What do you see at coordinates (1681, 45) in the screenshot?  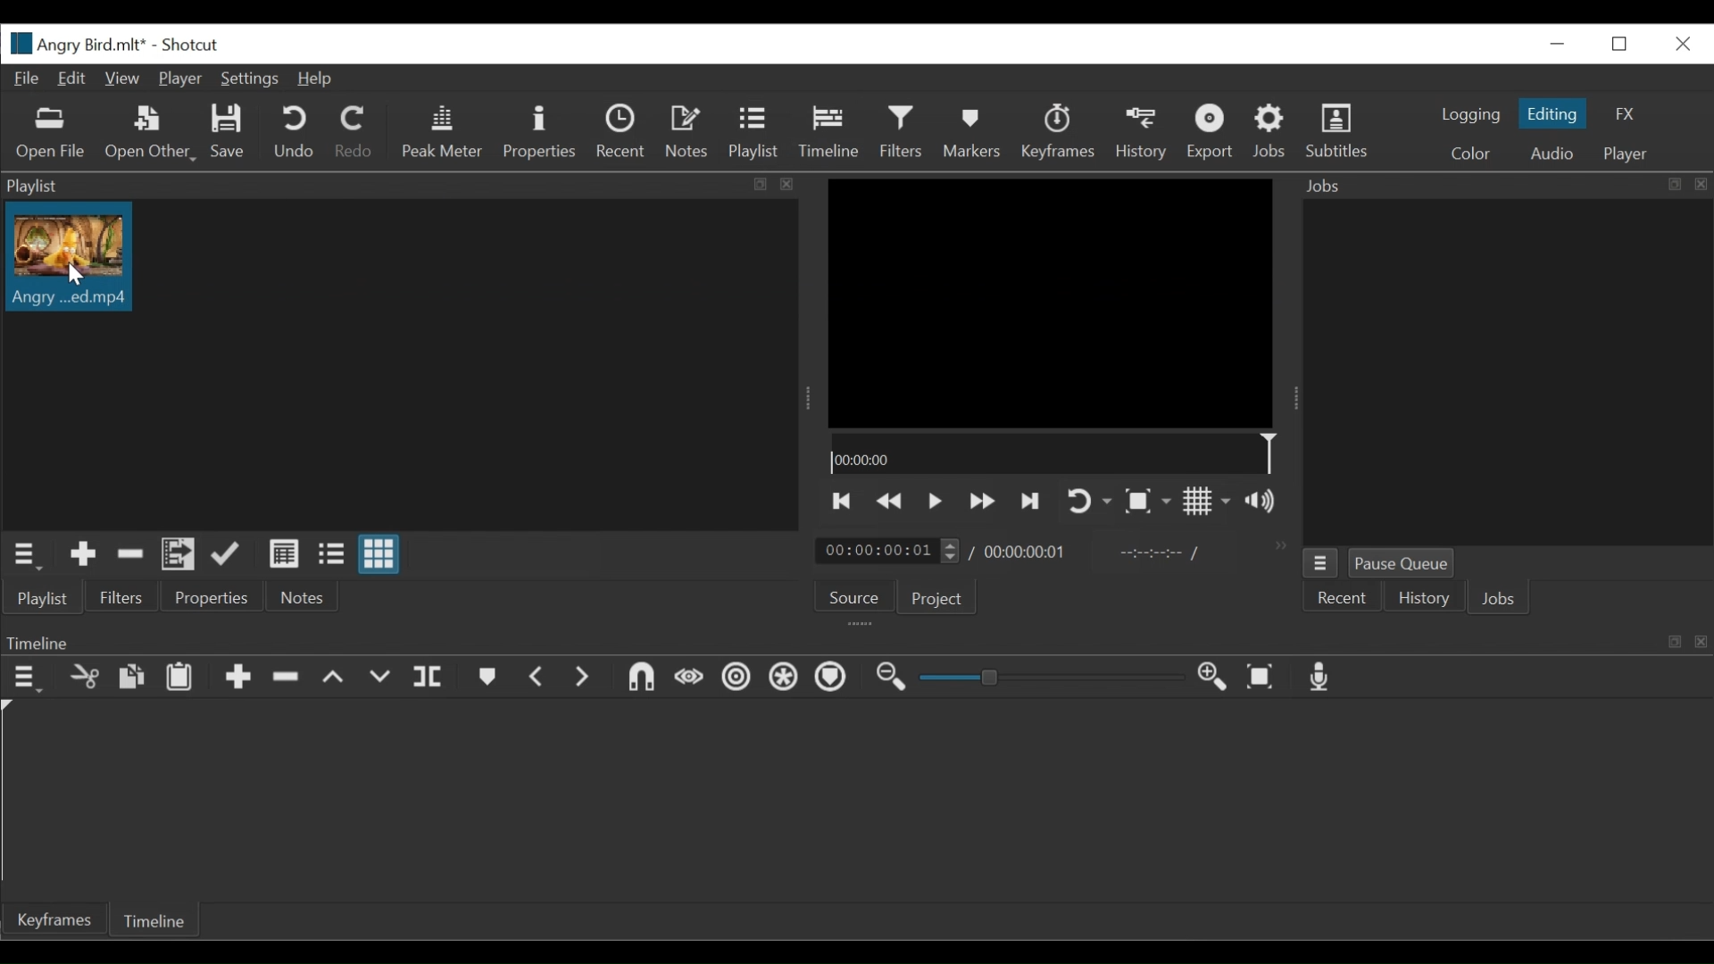 I see `Close` at bounding box center [1681, 45].